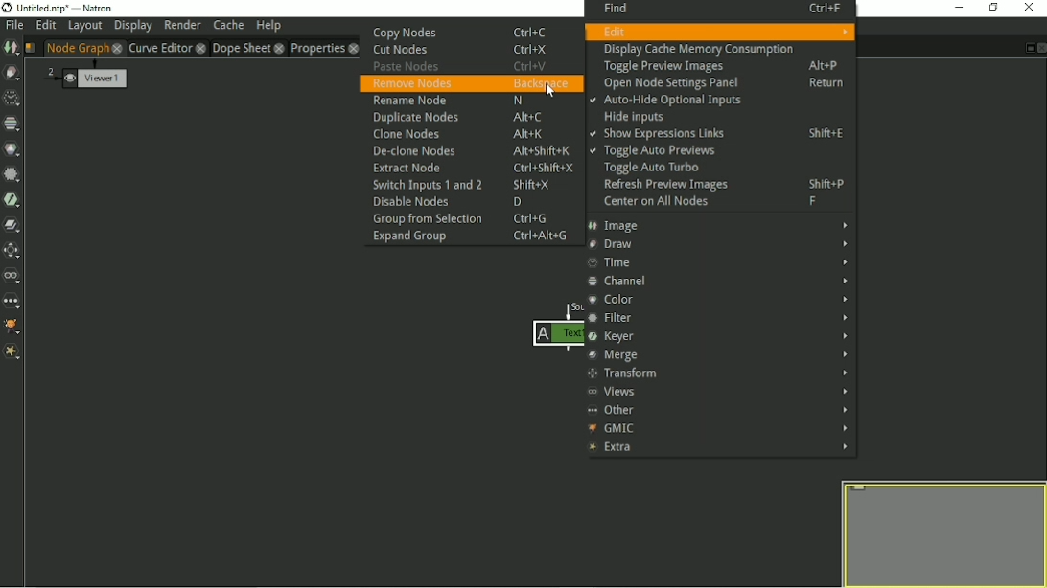 The height and width of the screenshot is (588, 1047). What do you see at coordinates (11, 48) in the screenshot?
I see `Image` at bounding box center [11, 48].